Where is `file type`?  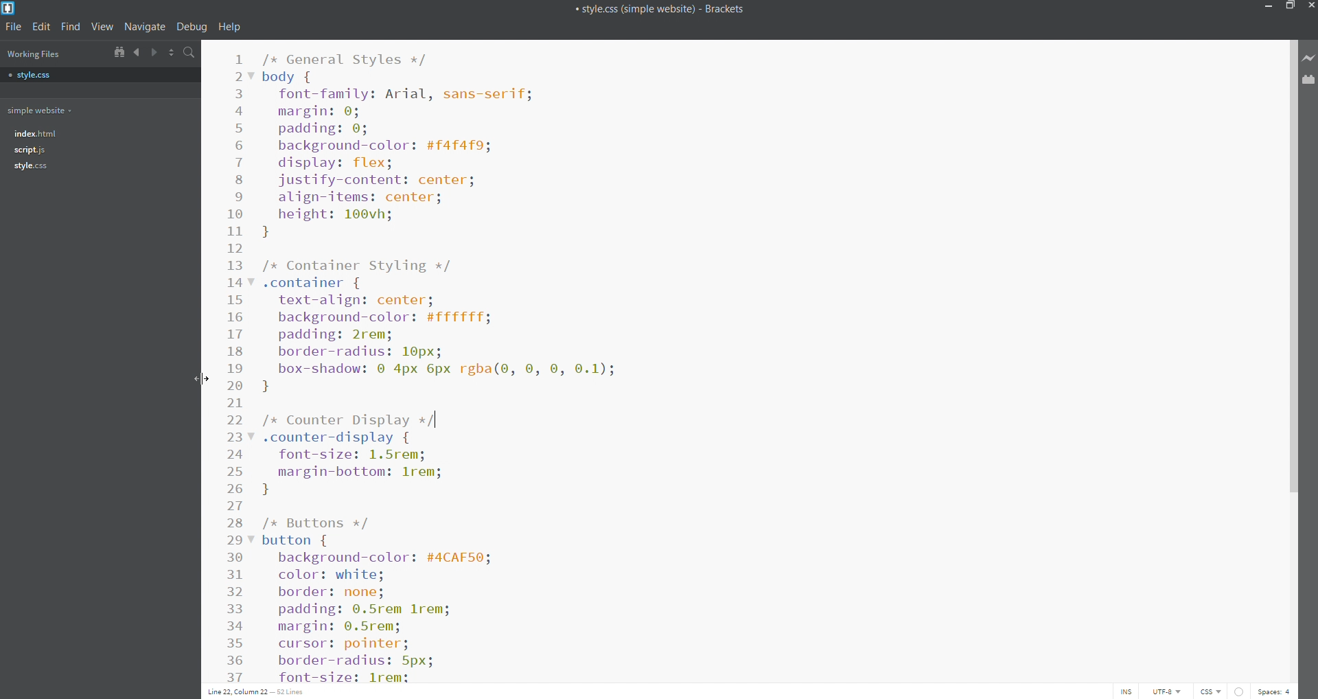 file type is located at coordinates (1212, 692).